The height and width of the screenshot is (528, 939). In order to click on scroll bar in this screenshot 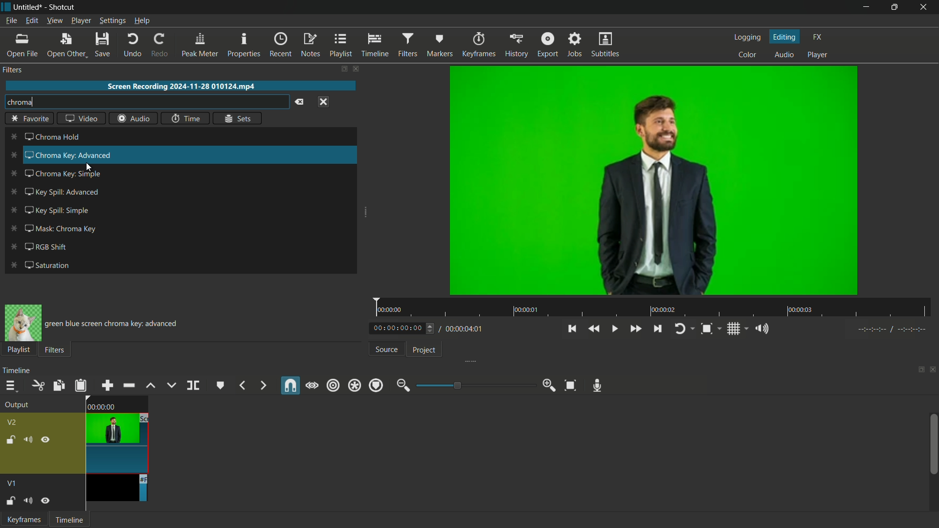, I will do `click(933, 444)`.